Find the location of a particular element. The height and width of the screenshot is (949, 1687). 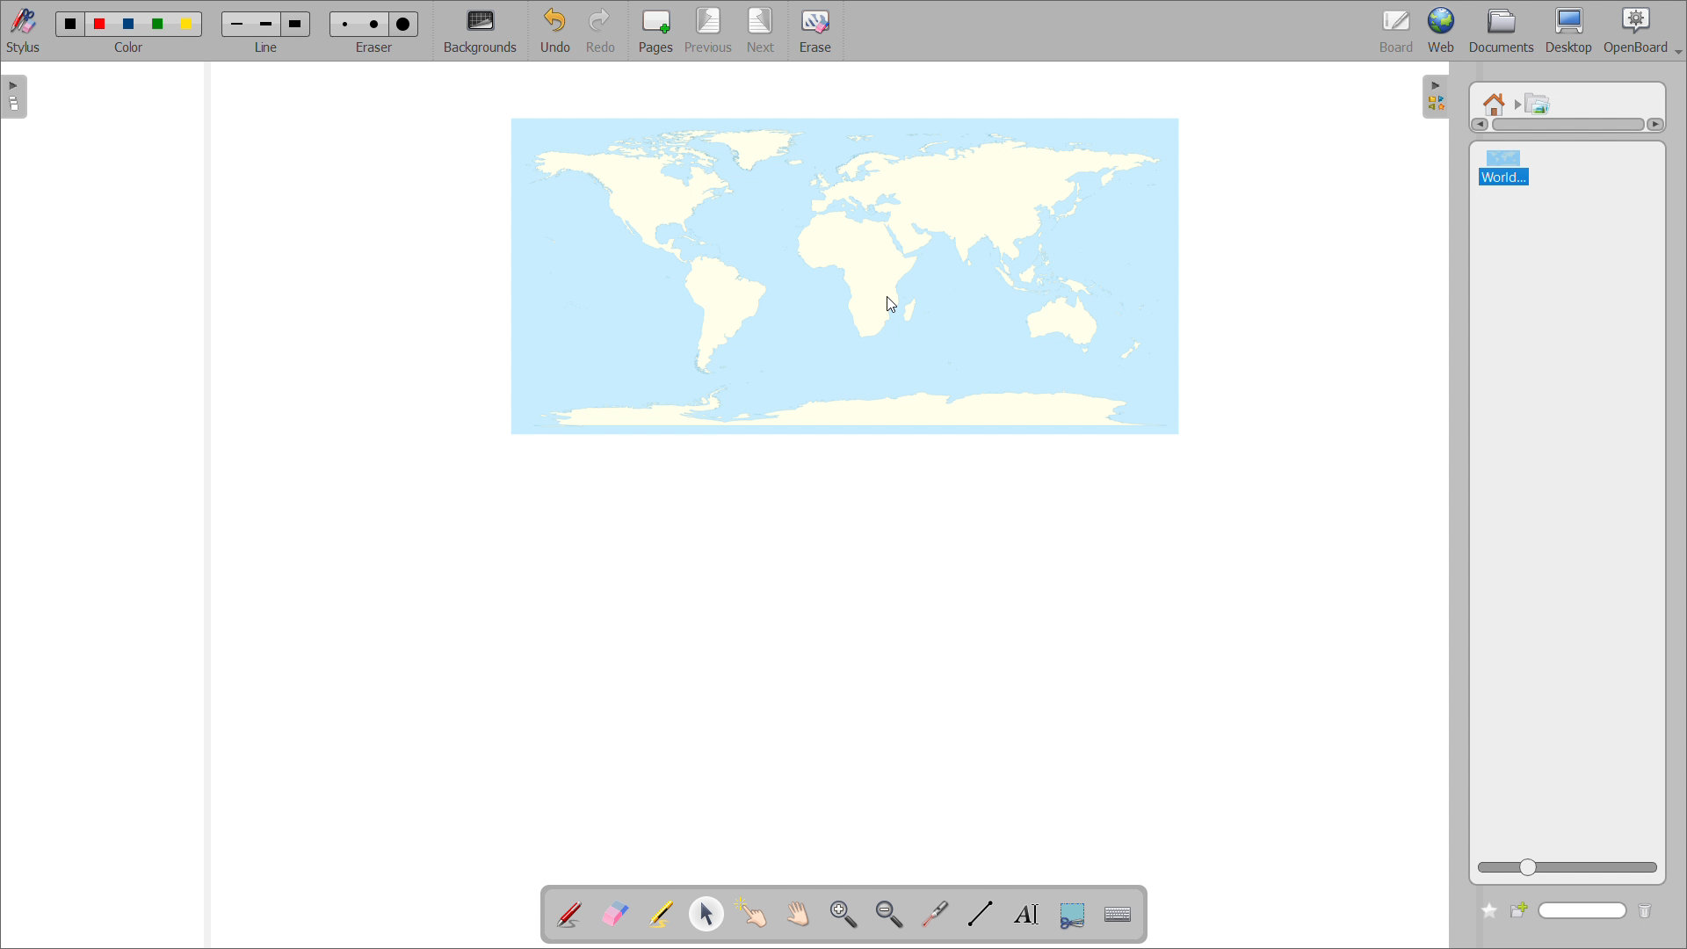

web is located at coordinates (1443, 31).